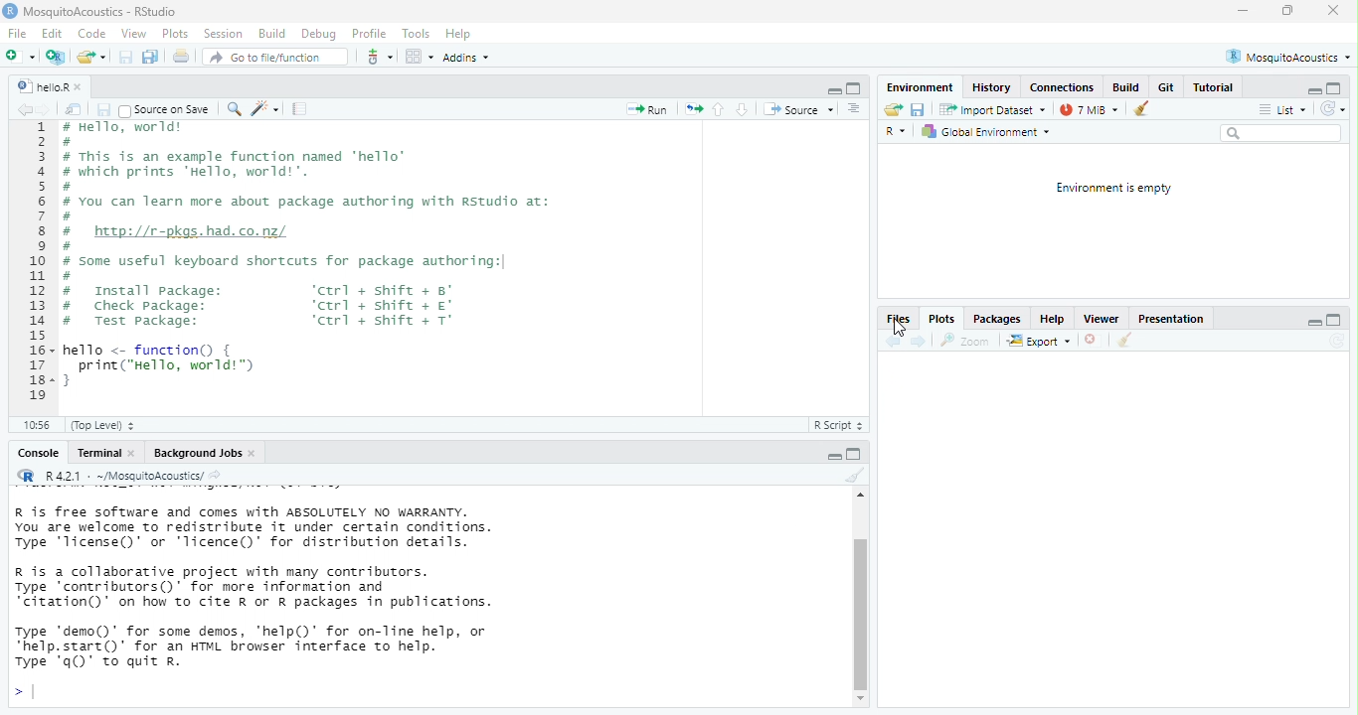 The image size is (1358, 715). I want to click on Help, so click(1051, 320).